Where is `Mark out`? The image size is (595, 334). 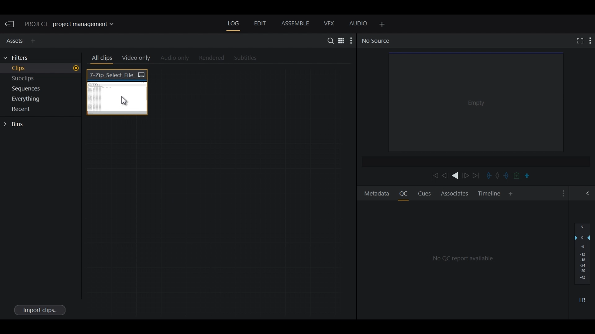
Mark out is located at coordinates (507, 175).